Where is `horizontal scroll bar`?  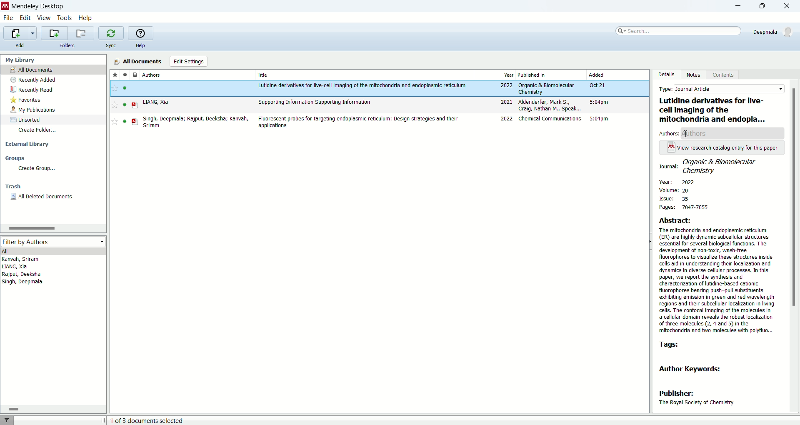 horizontal scroll bar is located at coordinates (54, 409).